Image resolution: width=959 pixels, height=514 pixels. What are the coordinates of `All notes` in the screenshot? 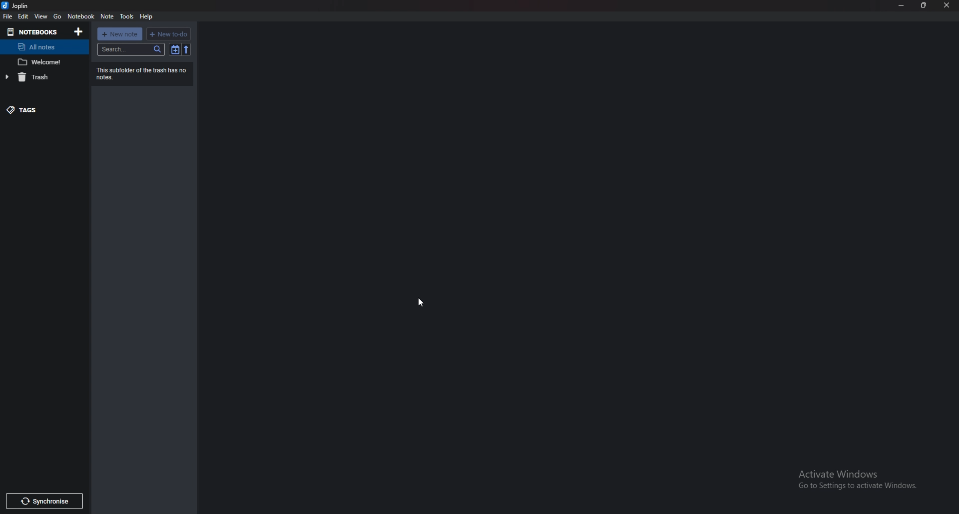 It's located at (42, 46).